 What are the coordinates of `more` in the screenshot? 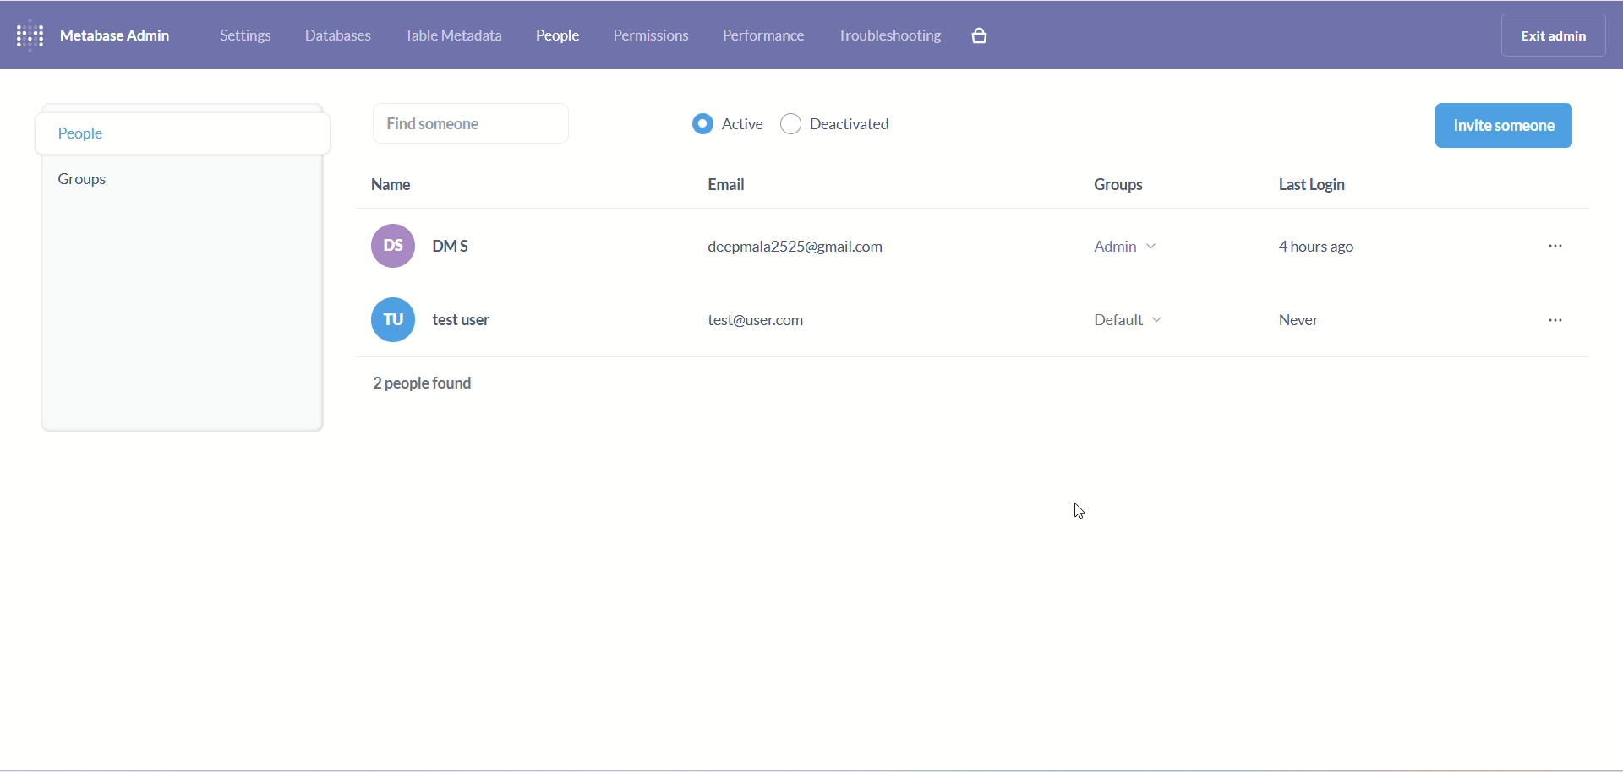 It's located at (1552, 291).